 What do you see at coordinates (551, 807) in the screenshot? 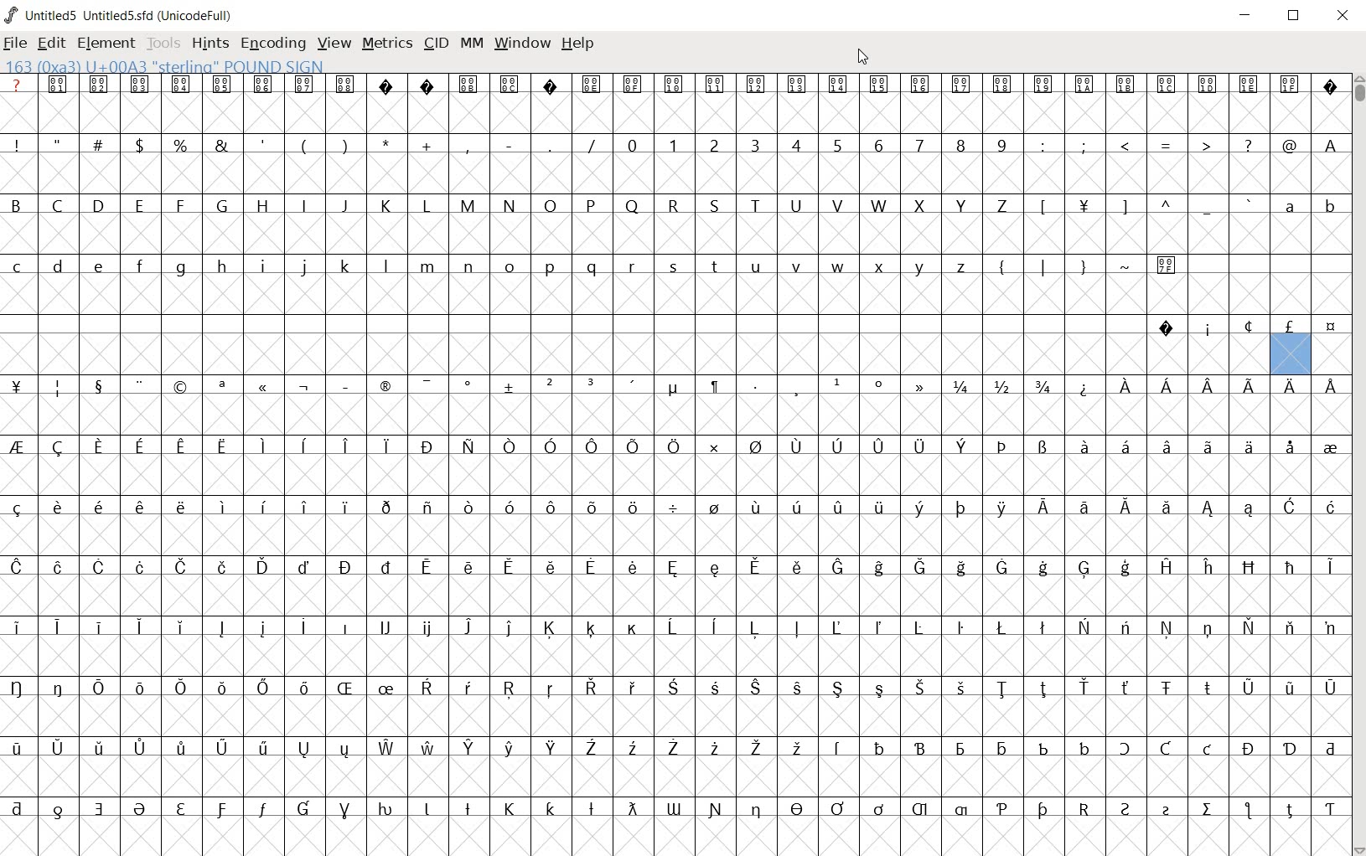
I see `` at bounding box center [551, 807].